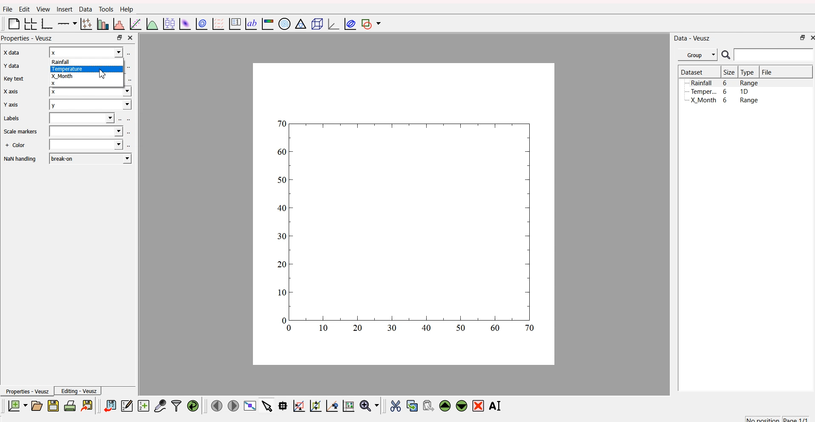  I want to click on field, so click(85, 145).